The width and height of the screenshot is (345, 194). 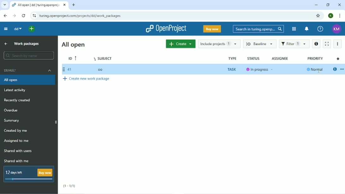 What do you see at coordinates (297, 45) in the screenshot?
I see `Filter 1` at bounding box center [297, 45].